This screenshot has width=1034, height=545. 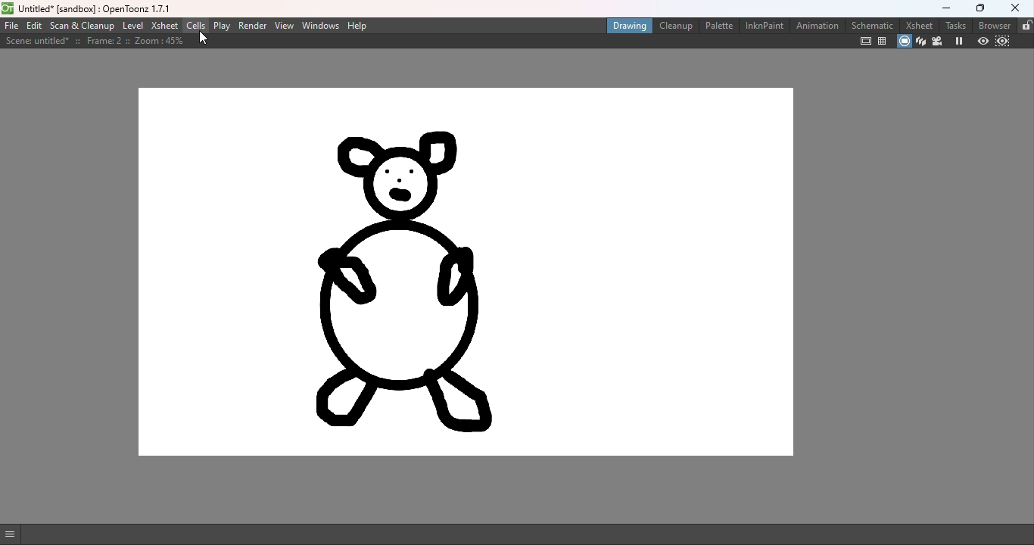 I want to click on XSheet, so click(x=163, y=25).